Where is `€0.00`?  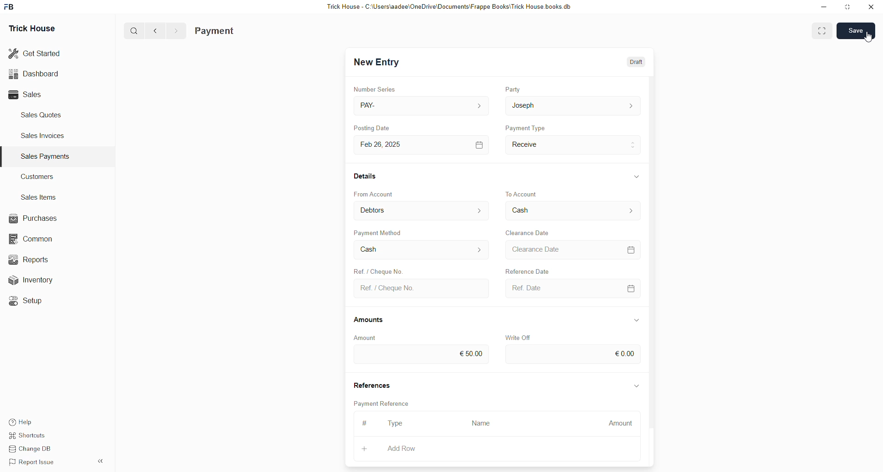 €0.00 is located at coordinates (573, 354).